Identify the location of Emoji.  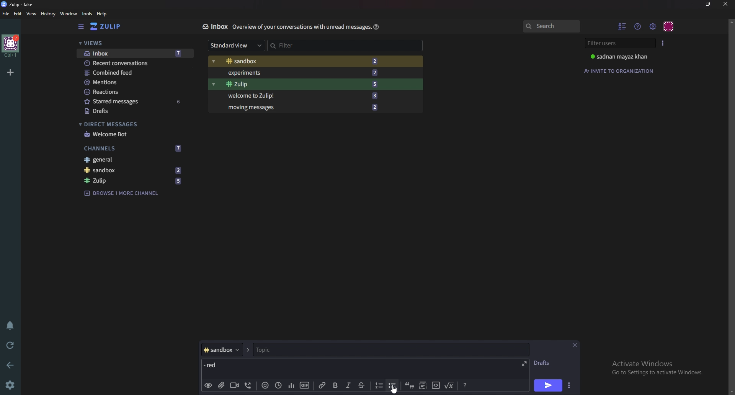
(265, 385).